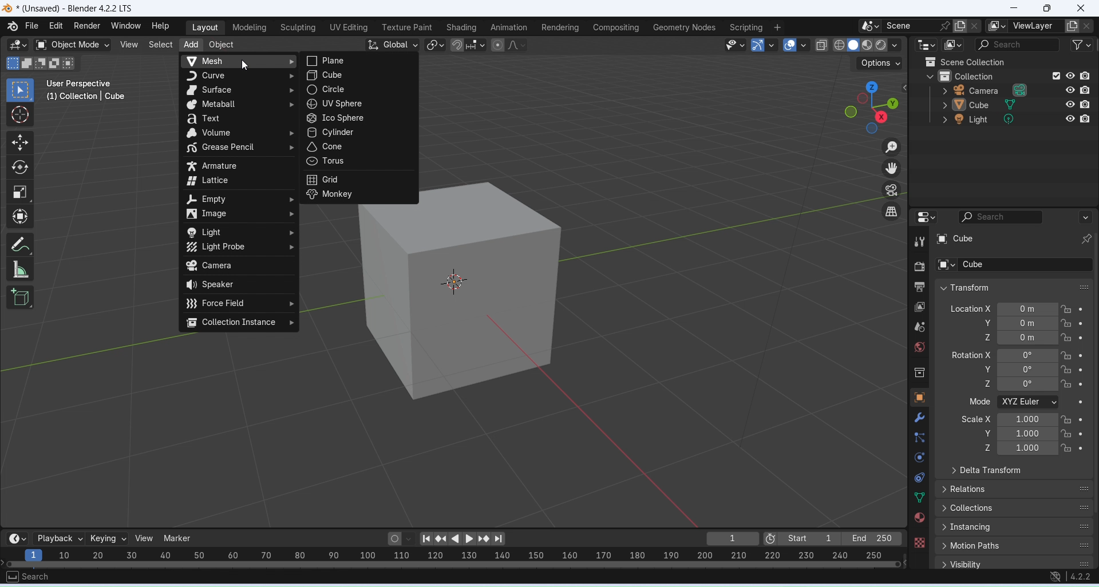  What do you see at coordinates (1089, 26) in the screenshot?
I see `close layer` at bounding box center [1089, 26].